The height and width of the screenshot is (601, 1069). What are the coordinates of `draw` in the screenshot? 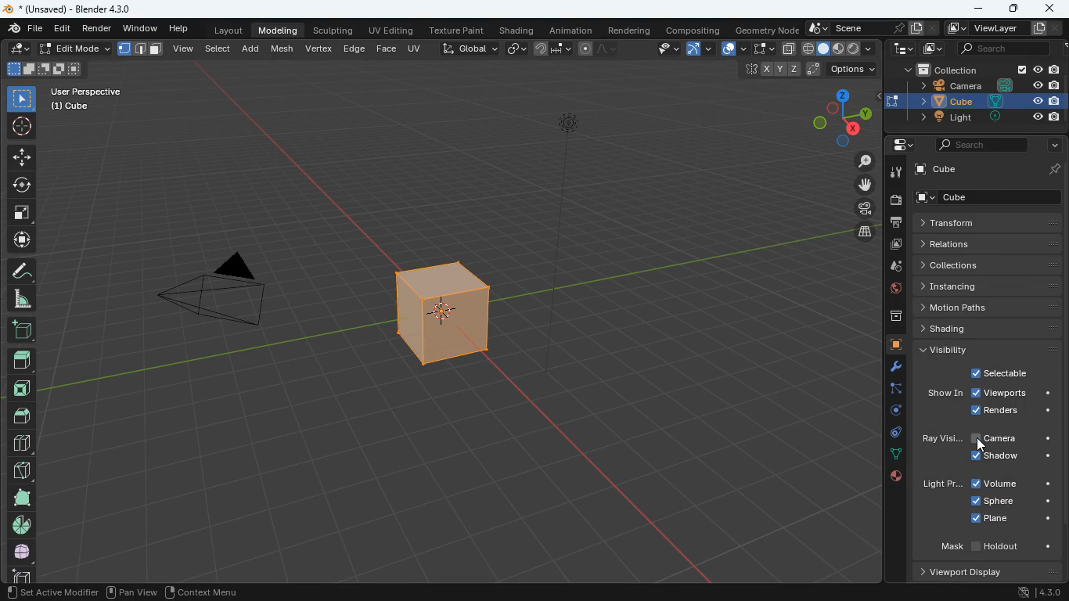 It's located at (23, 272).